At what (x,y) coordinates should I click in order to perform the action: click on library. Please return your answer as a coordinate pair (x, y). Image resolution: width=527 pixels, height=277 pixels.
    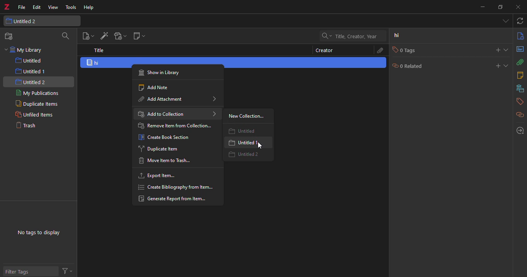
    Looking at the image, I should click on (519, 89).